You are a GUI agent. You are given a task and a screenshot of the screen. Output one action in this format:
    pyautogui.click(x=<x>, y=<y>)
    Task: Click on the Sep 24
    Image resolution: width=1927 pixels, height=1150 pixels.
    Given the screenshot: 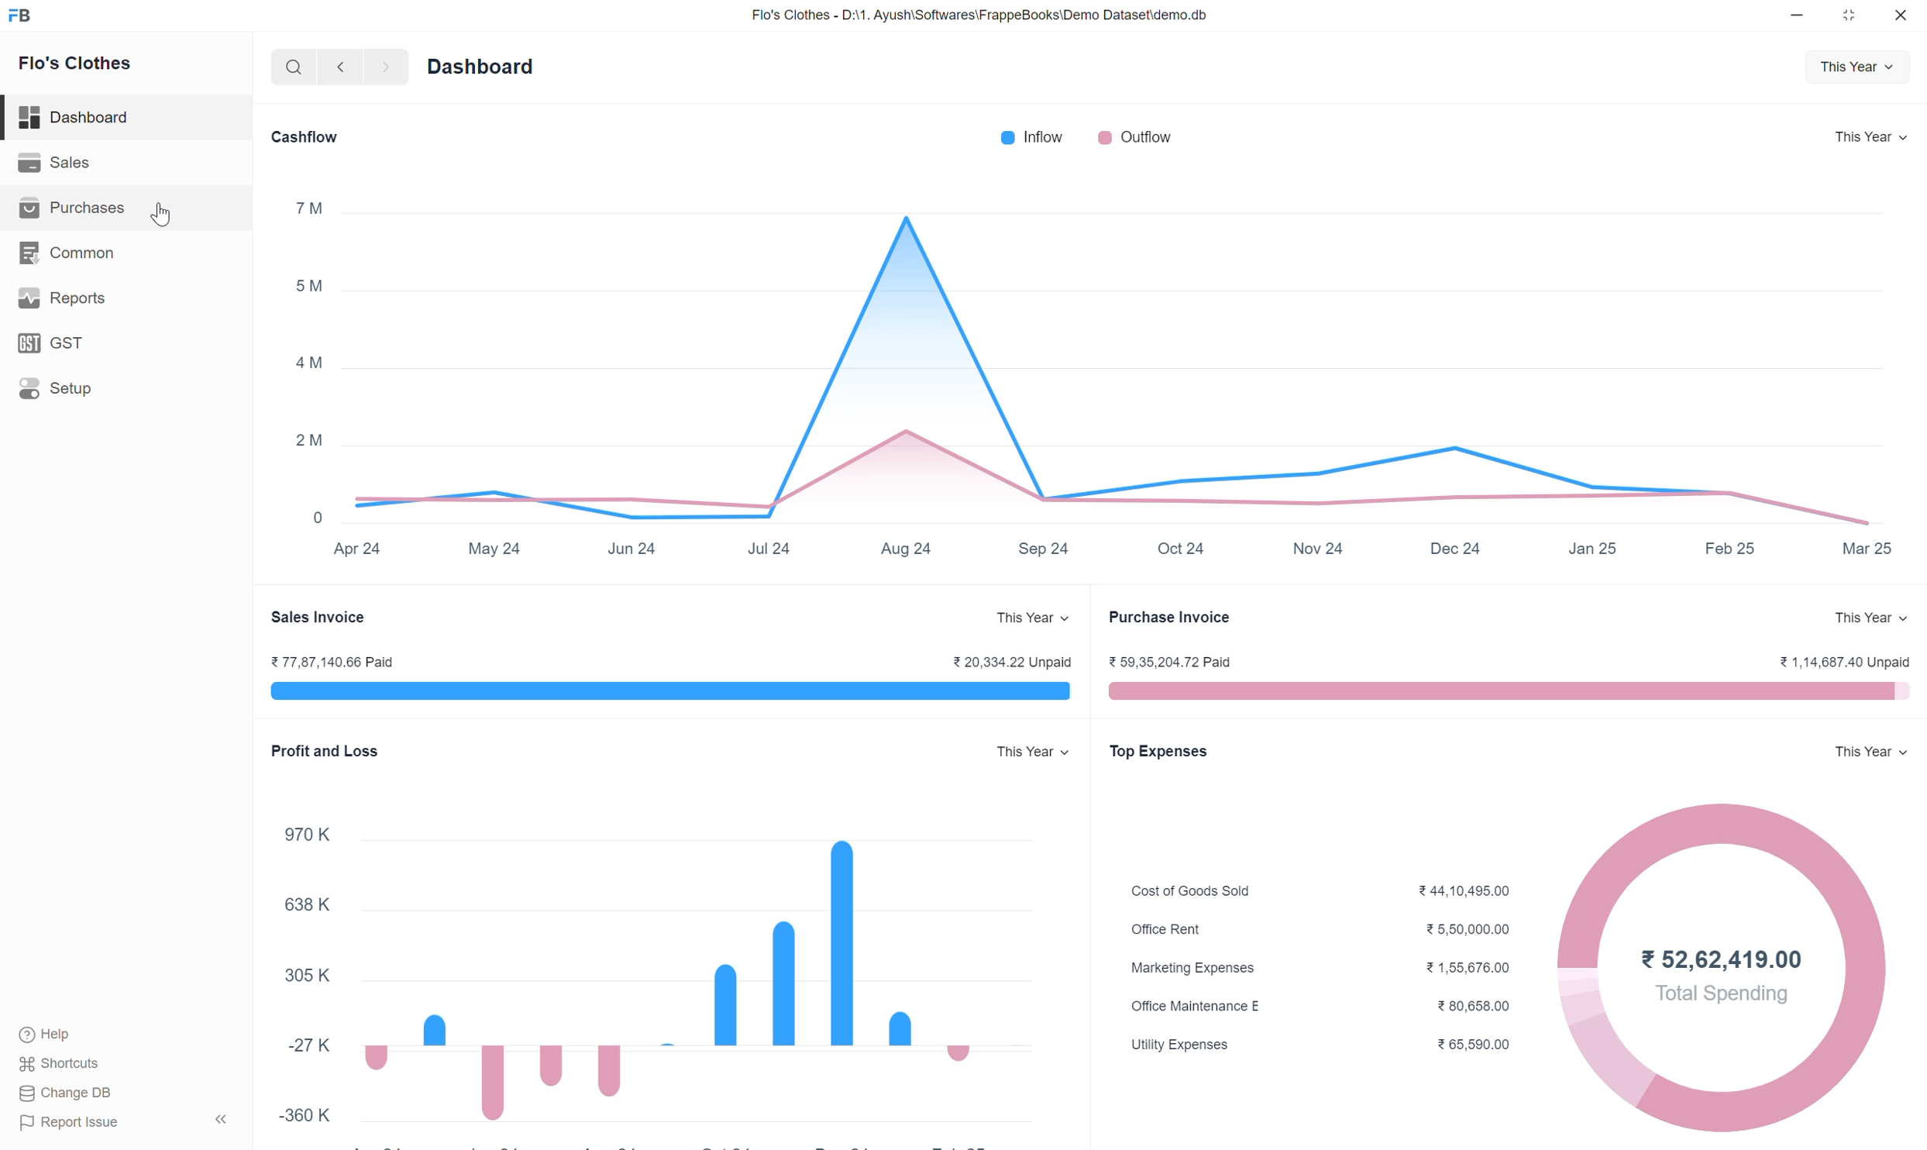 What is the action you would take?
    pyautogui.click(x=1043, y=549)
    